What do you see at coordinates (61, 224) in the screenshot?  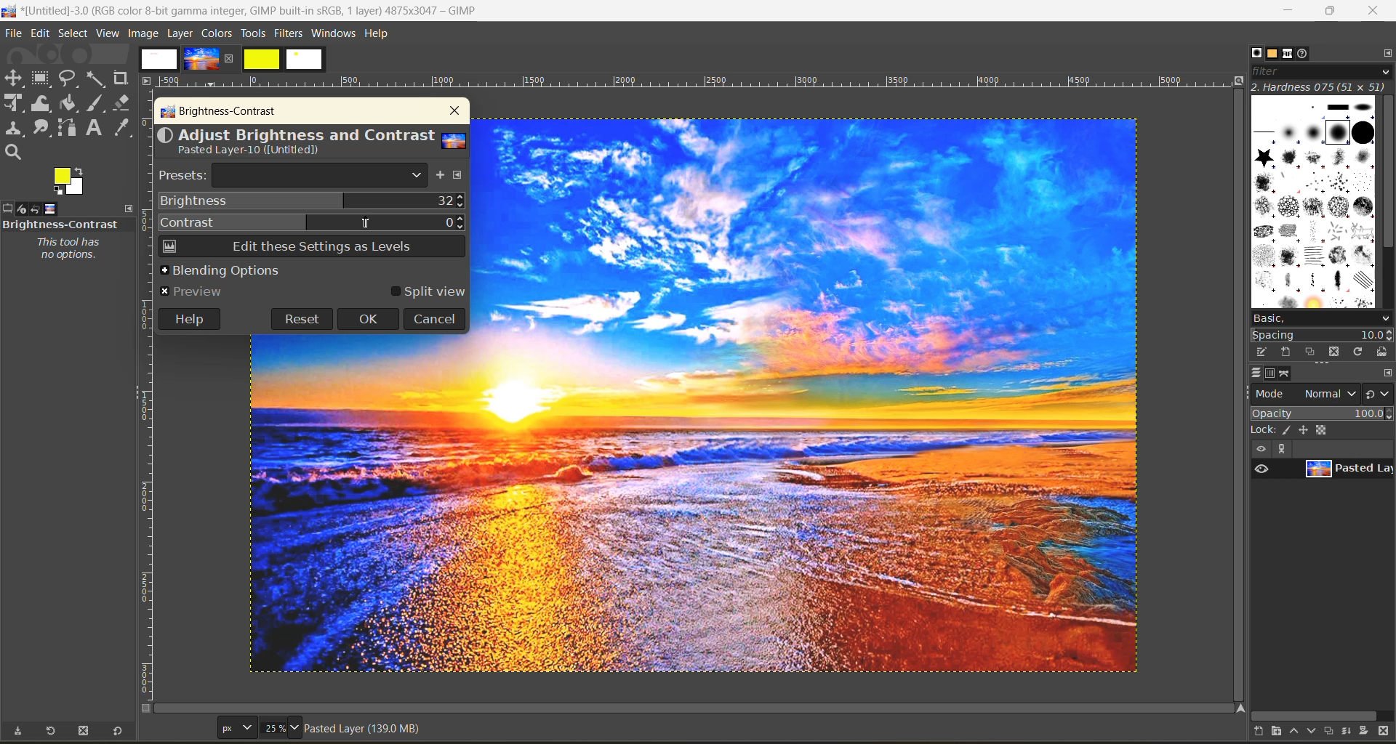 I see `Brightness and contrast` at bounding box center [61, 224].